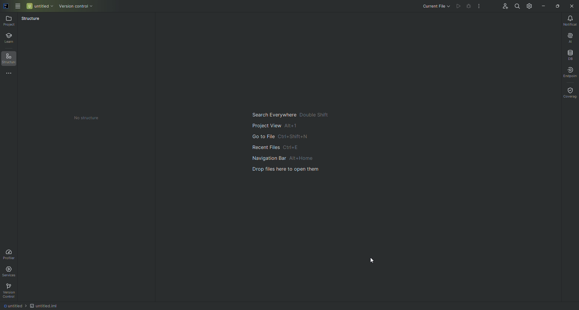  What do you see at coordinates (9, 60) in the screenshot?
I see `Structure` at bounding box center [9, 60].